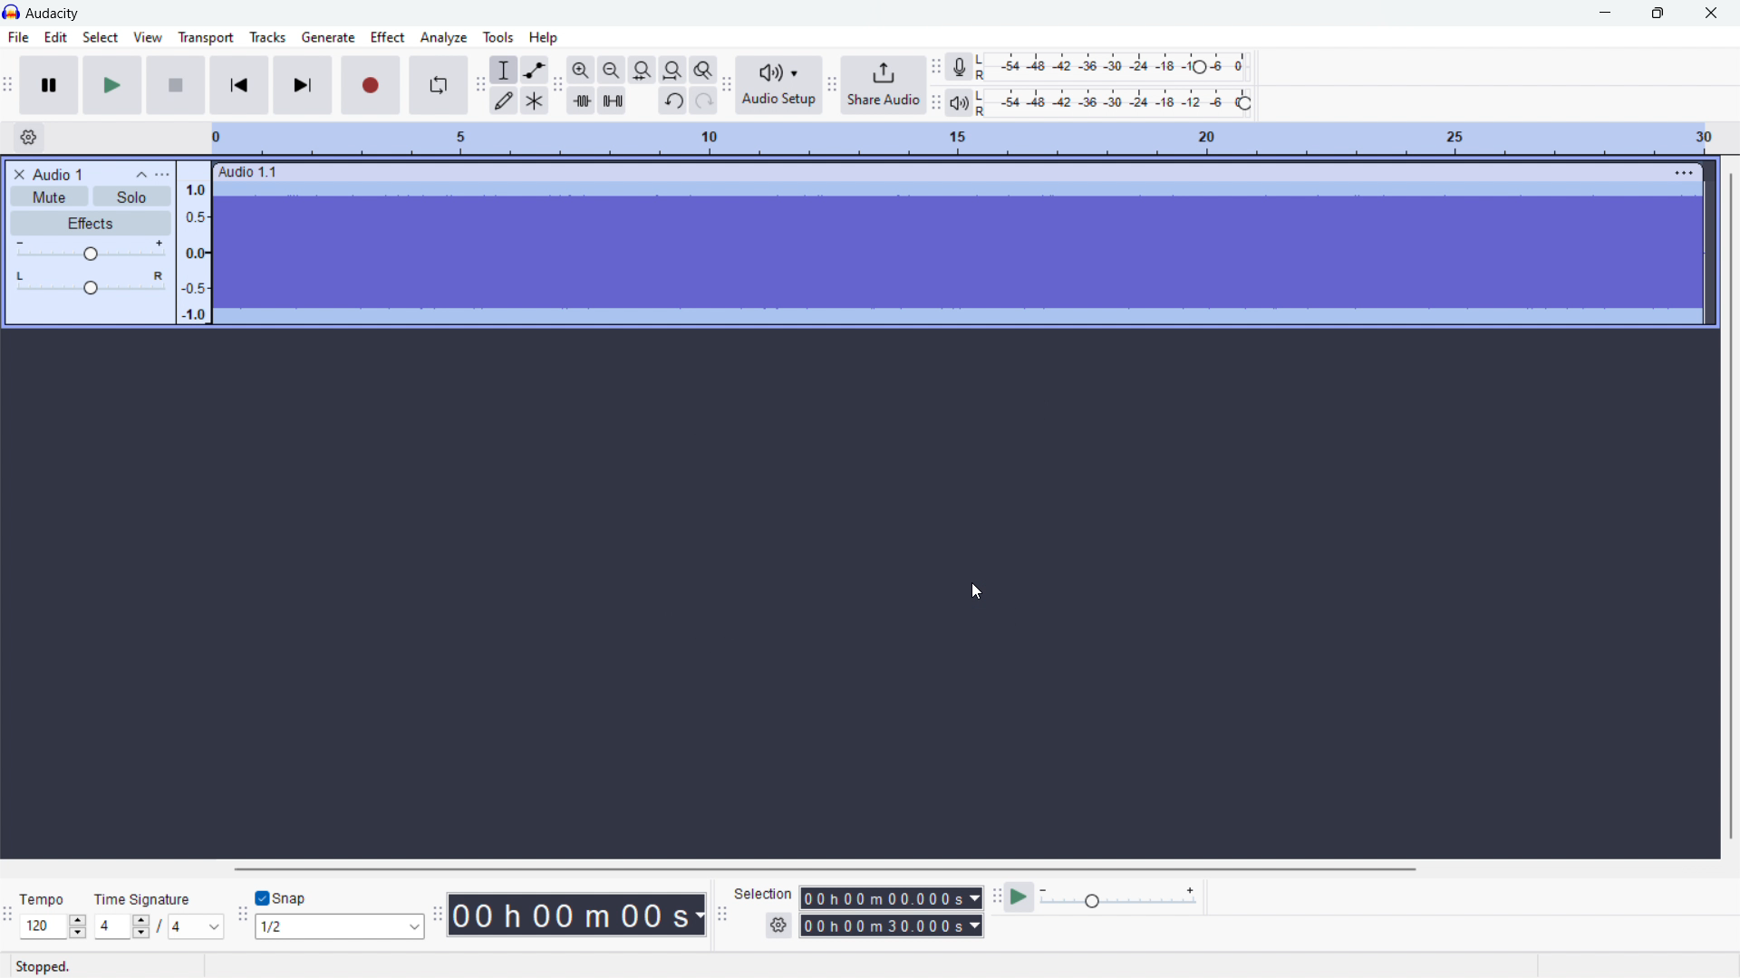  I want to click on menu, so click(1684, 172).